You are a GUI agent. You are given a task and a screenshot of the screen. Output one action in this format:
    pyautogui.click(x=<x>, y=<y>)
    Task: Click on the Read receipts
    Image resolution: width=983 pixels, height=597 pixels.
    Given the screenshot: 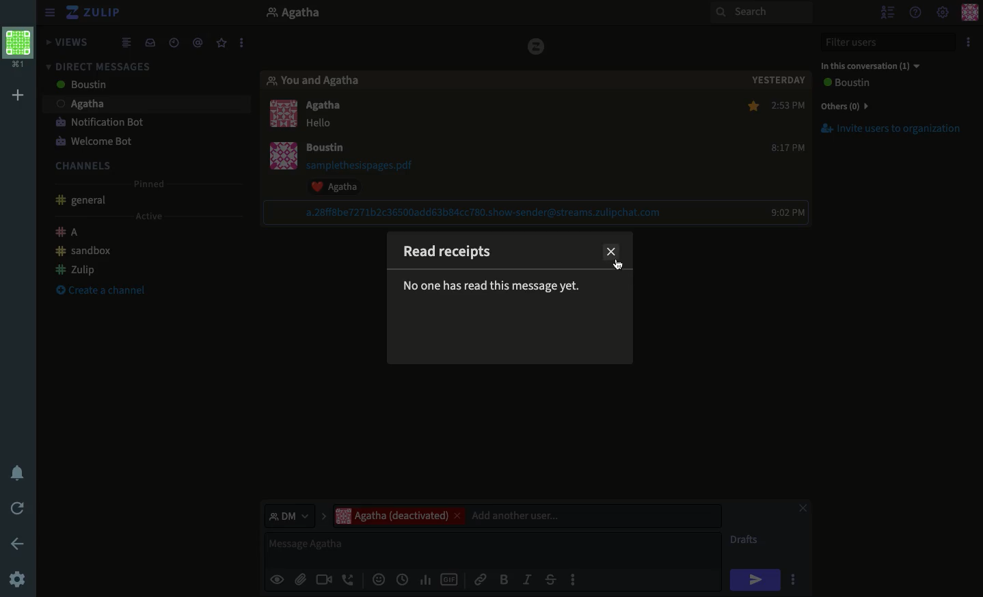 What is the action you would take?
    pyautogui.click(x=454, y=258)
    